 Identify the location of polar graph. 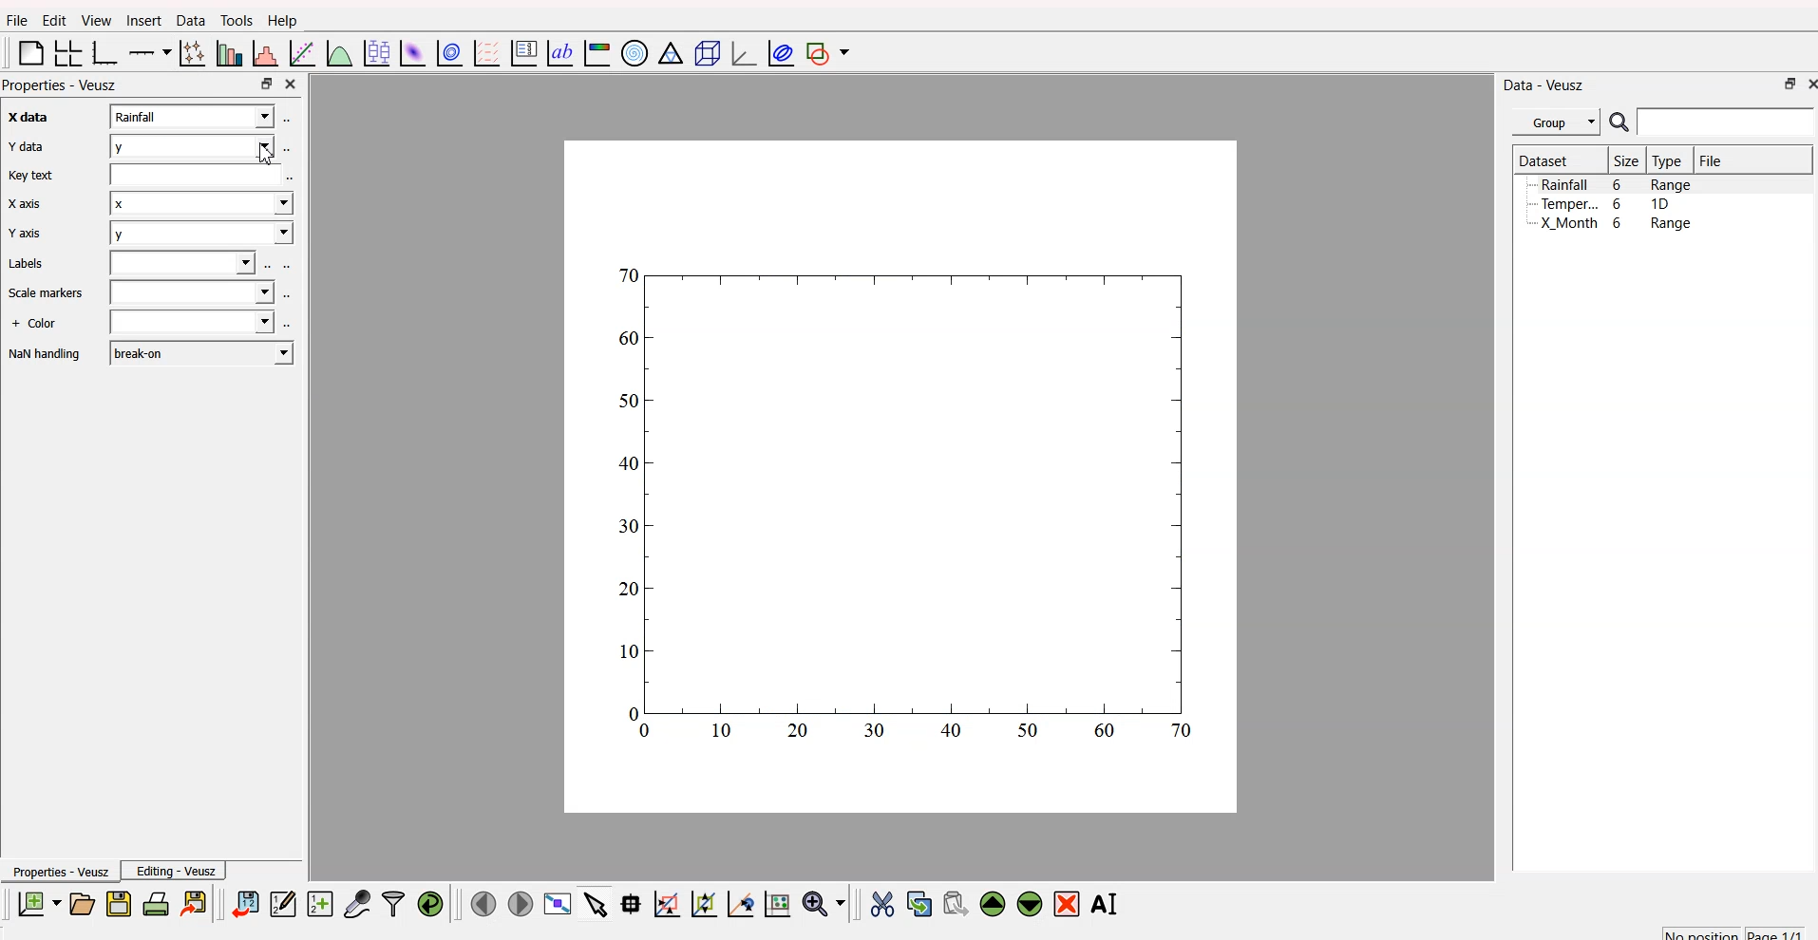
(636, 50).